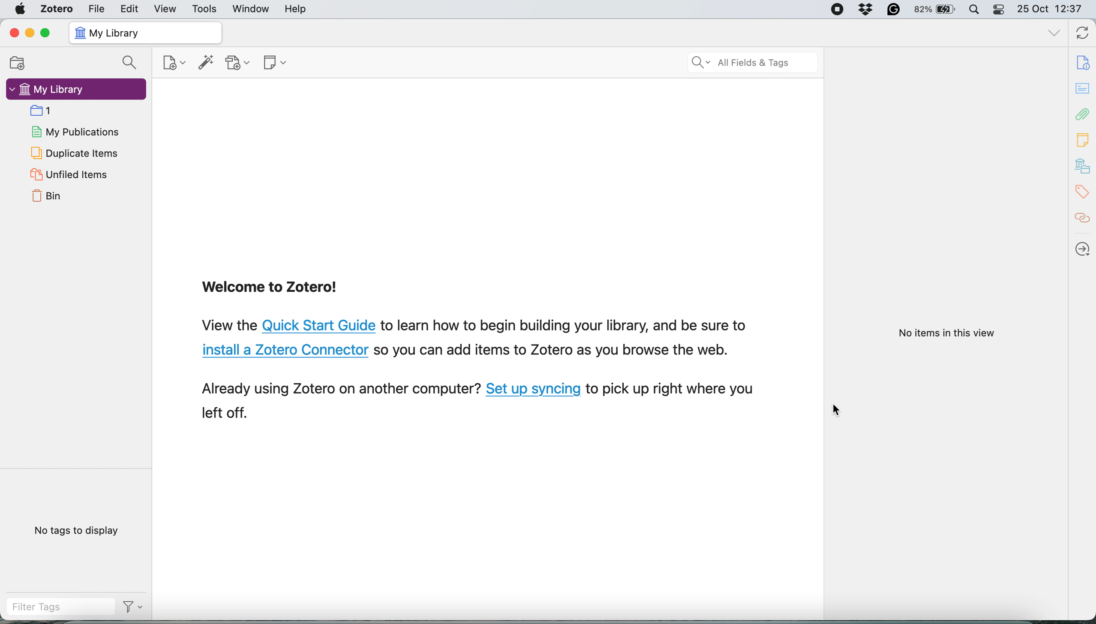 The image size is (1096, 624). I want to click on zotero, so click(58, 8).